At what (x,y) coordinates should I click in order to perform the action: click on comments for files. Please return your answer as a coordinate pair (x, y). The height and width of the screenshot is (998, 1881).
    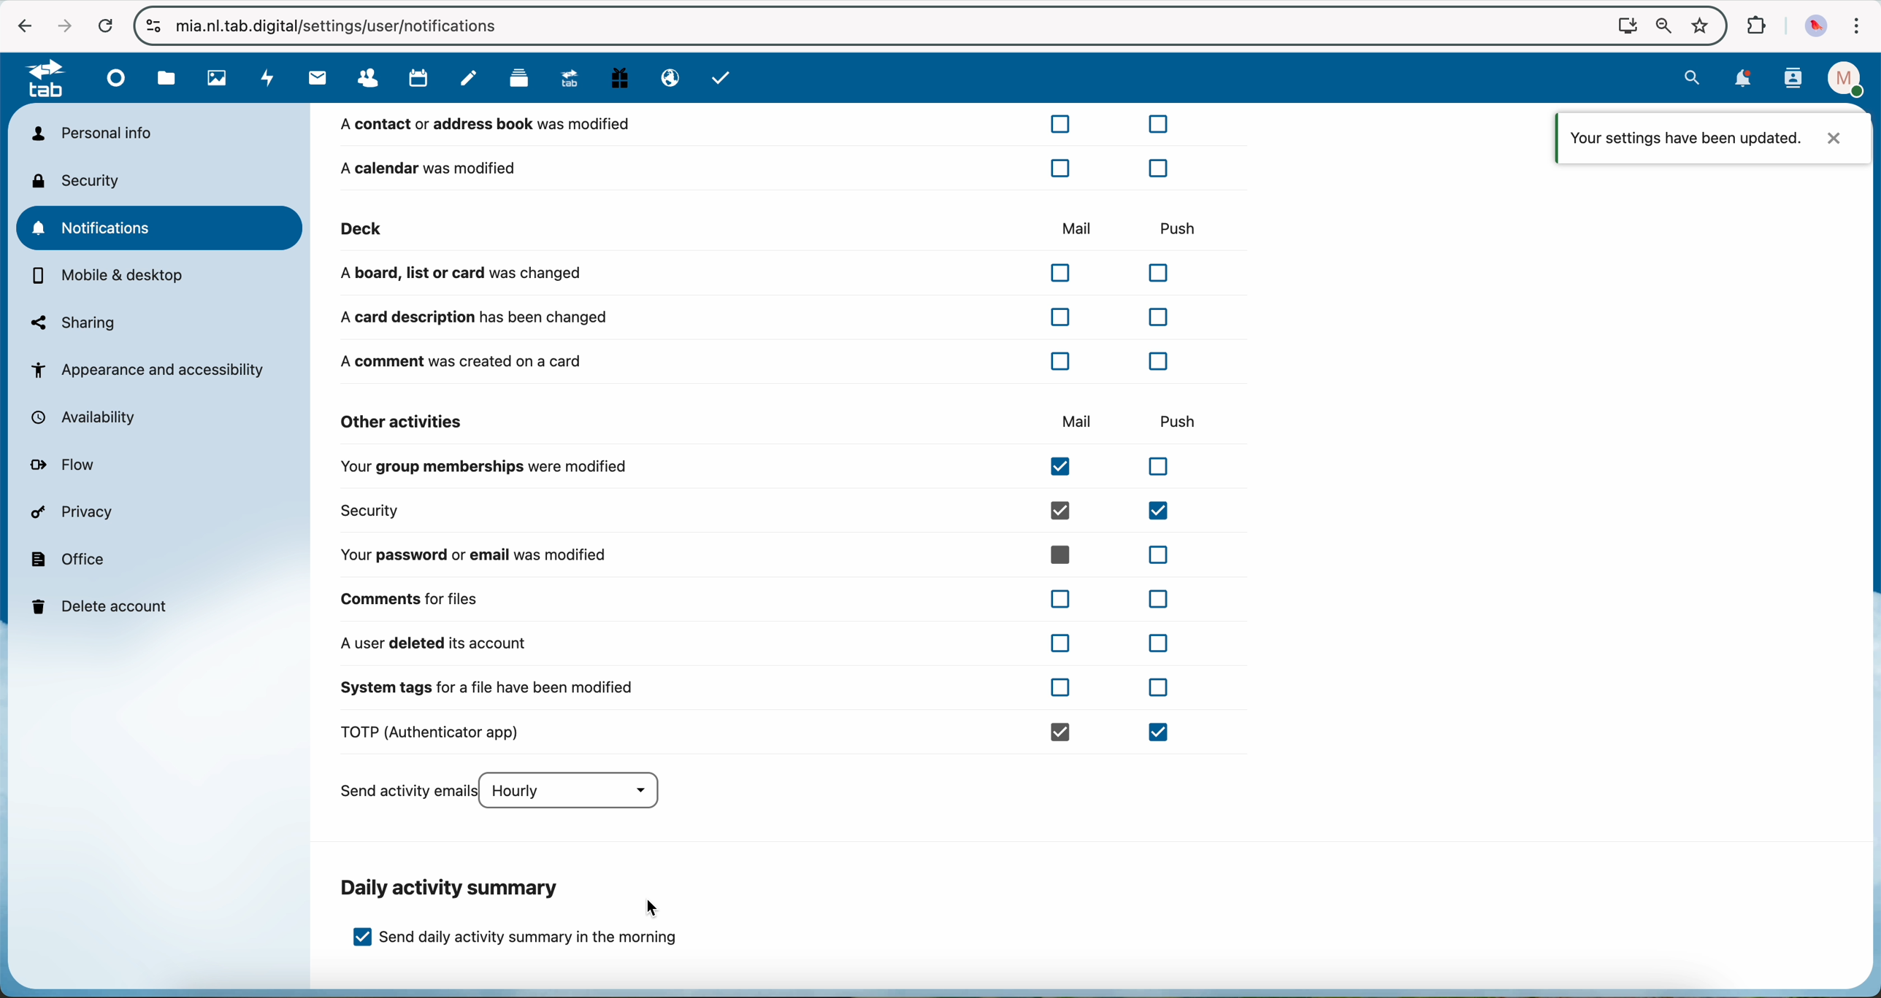
    Looking at the image, I should click on (762, 598).